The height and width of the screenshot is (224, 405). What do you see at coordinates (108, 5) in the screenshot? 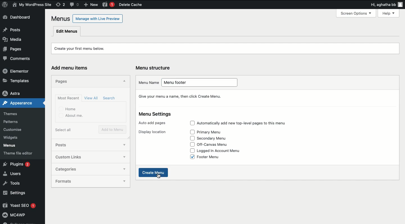
I see `Yoast` at bounding box center [108, 5].